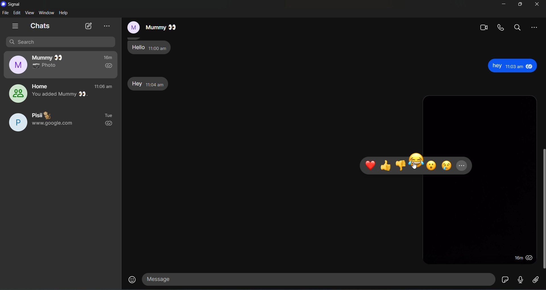 This screenshot has width=546, height=290. What do you see at coordinates (47, 13) in the screenshot?
I see `window` at bounding box center [47, 13].